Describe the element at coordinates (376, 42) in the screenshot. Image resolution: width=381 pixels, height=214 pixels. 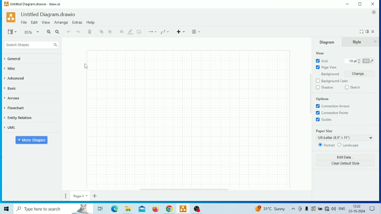
I see `Hide` at that location.